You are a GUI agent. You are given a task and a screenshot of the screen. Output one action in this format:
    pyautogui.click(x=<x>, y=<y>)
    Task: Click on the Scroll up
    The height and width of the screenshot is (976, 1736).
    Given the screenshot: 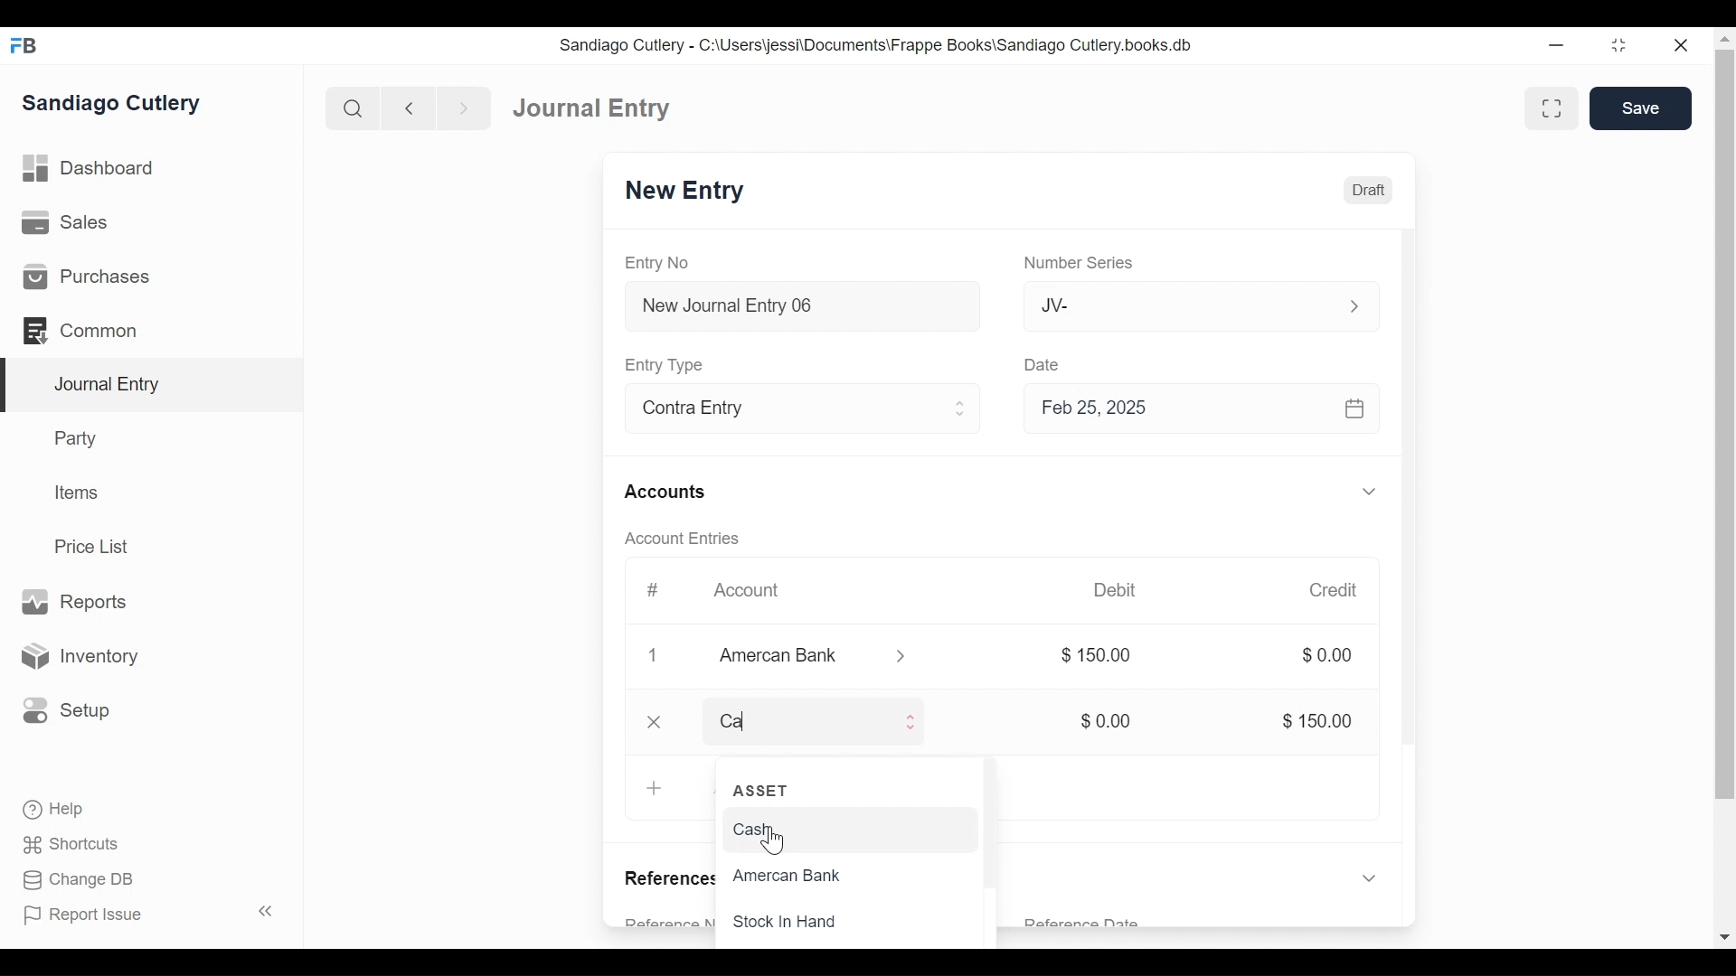 What is the action you would take?
    pyautogui.click(x=1725, y=40)
    